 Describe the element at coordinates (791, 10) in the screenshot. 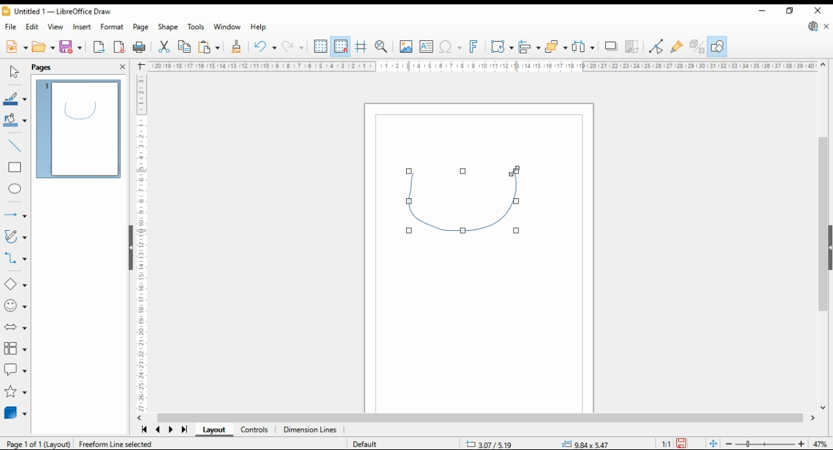

I see `restore` at that location.